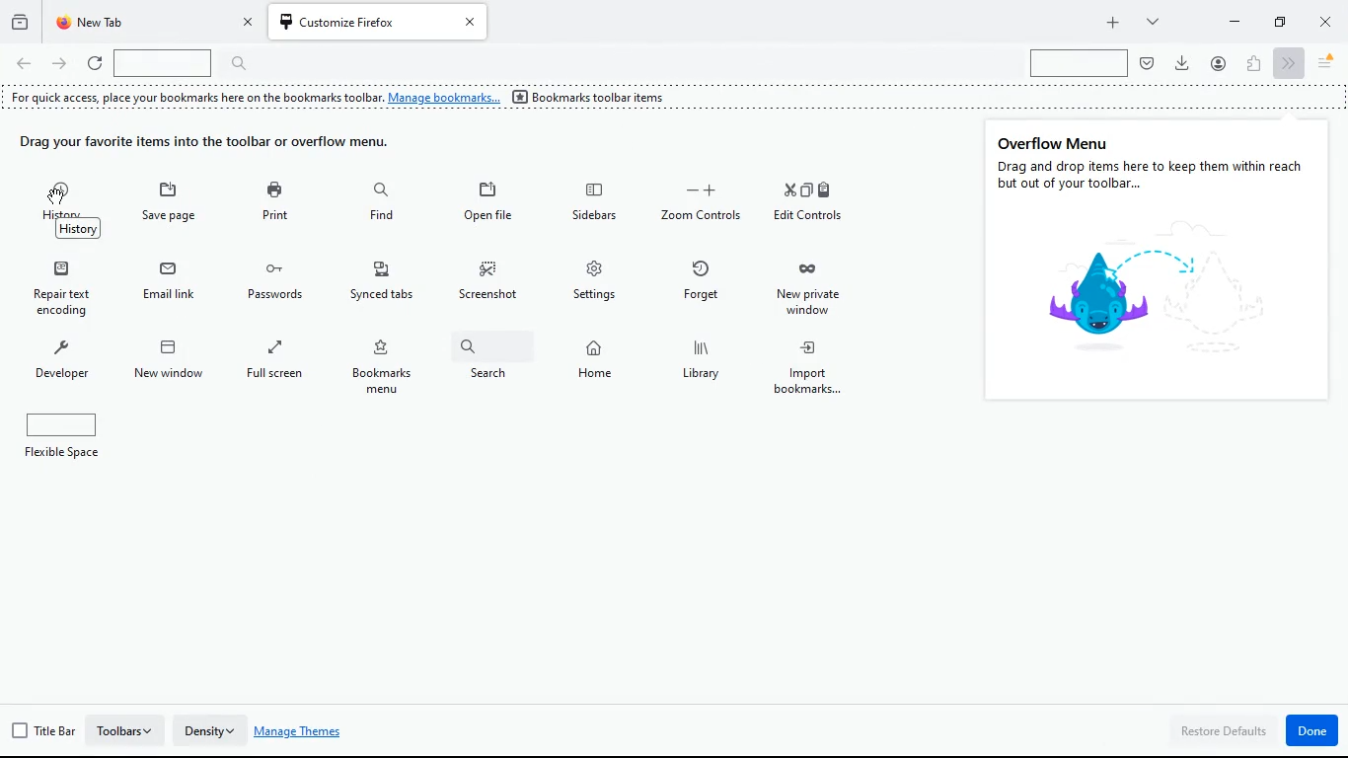 The image size is (1348, 758). I want to click on forward, so click(61, 66).